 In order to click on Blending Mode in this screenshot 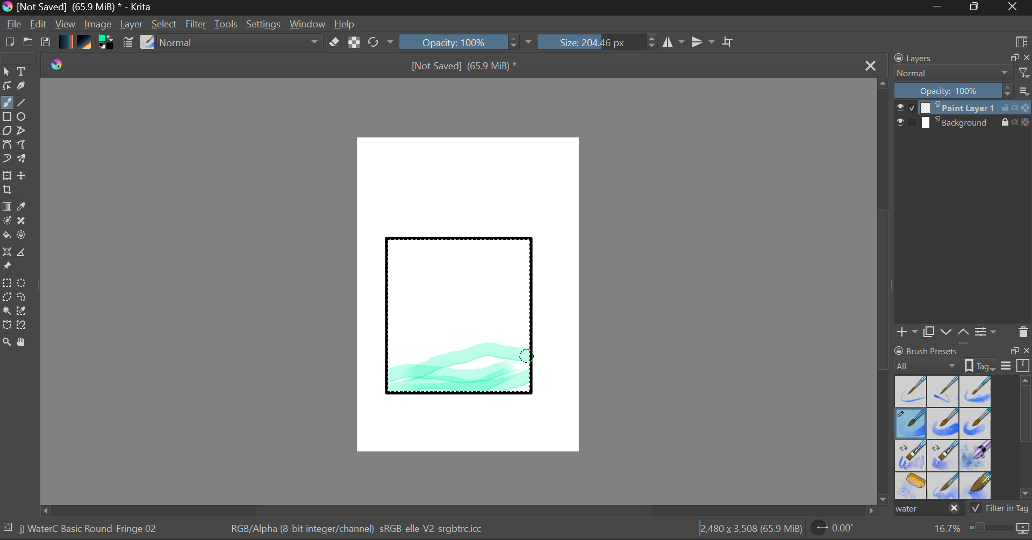, I will do `click(962, 73)`.